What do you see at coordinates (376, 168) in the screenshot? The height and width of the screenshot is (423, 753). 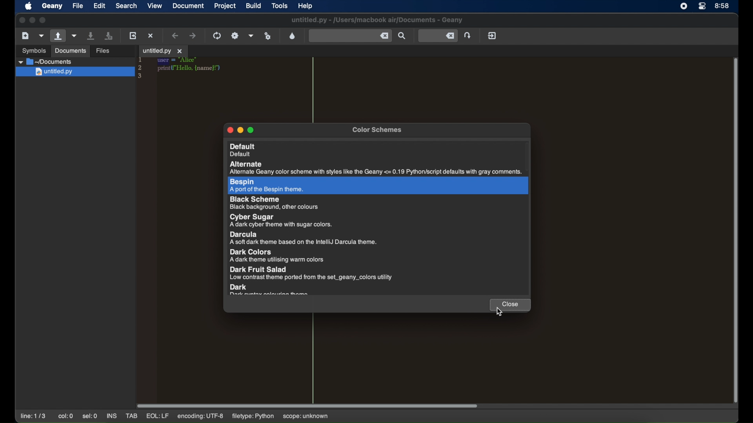 I see `alternate` at bounding box center [376, 168].